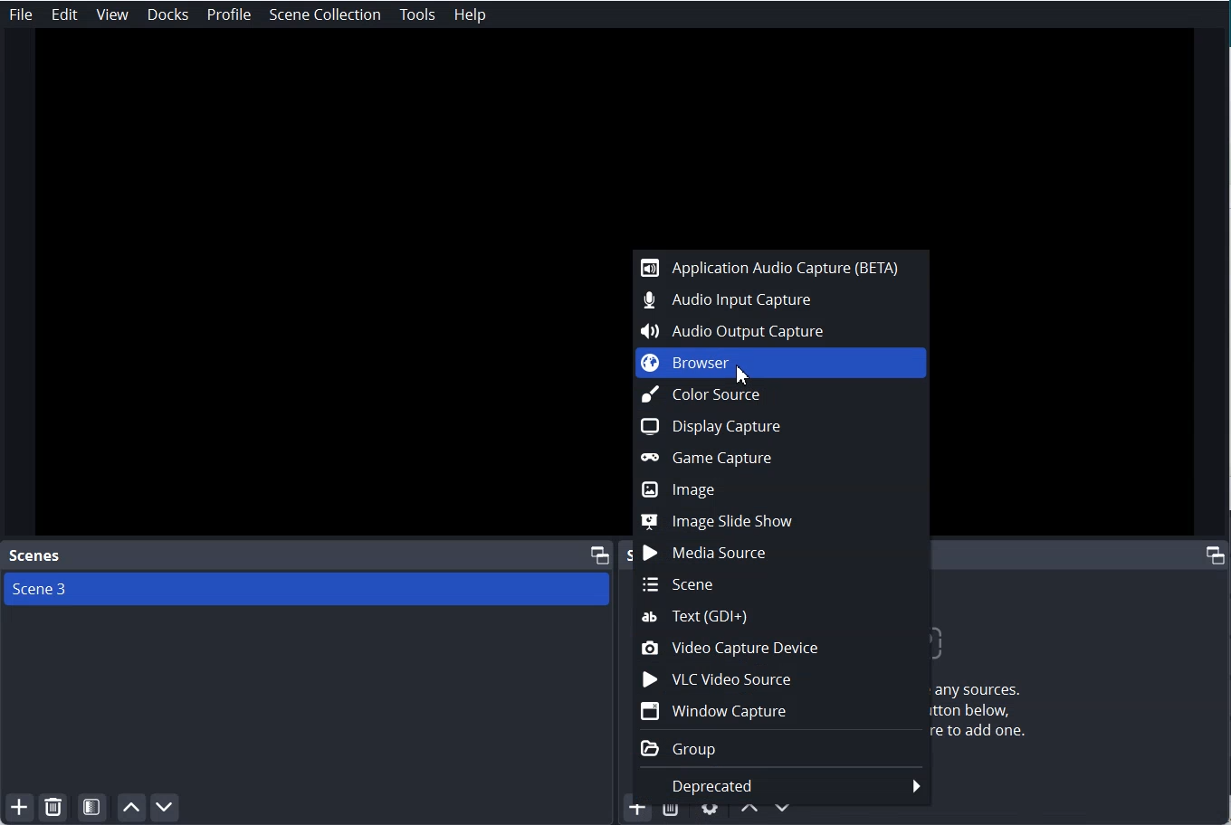 The image size is (1231, 825). Describe the element at coordinates (112, 15) in the screenshot. I see `View` at that location.